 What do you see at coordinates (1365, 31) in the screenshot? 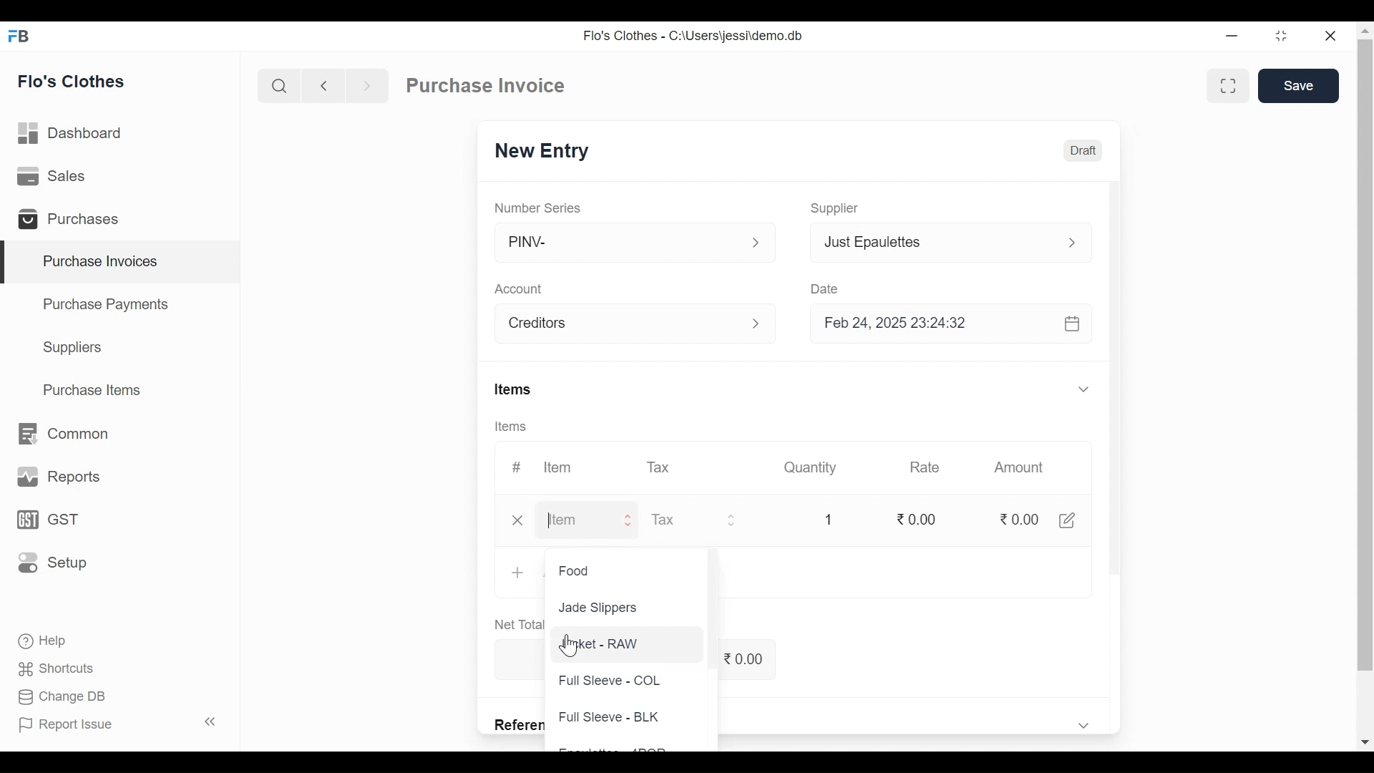
I see `Scroll up` at bounding box center [1365, 31].